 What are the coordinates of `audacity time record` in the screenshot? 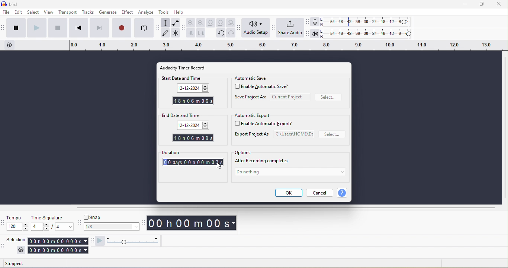 It's located at (187, 68).